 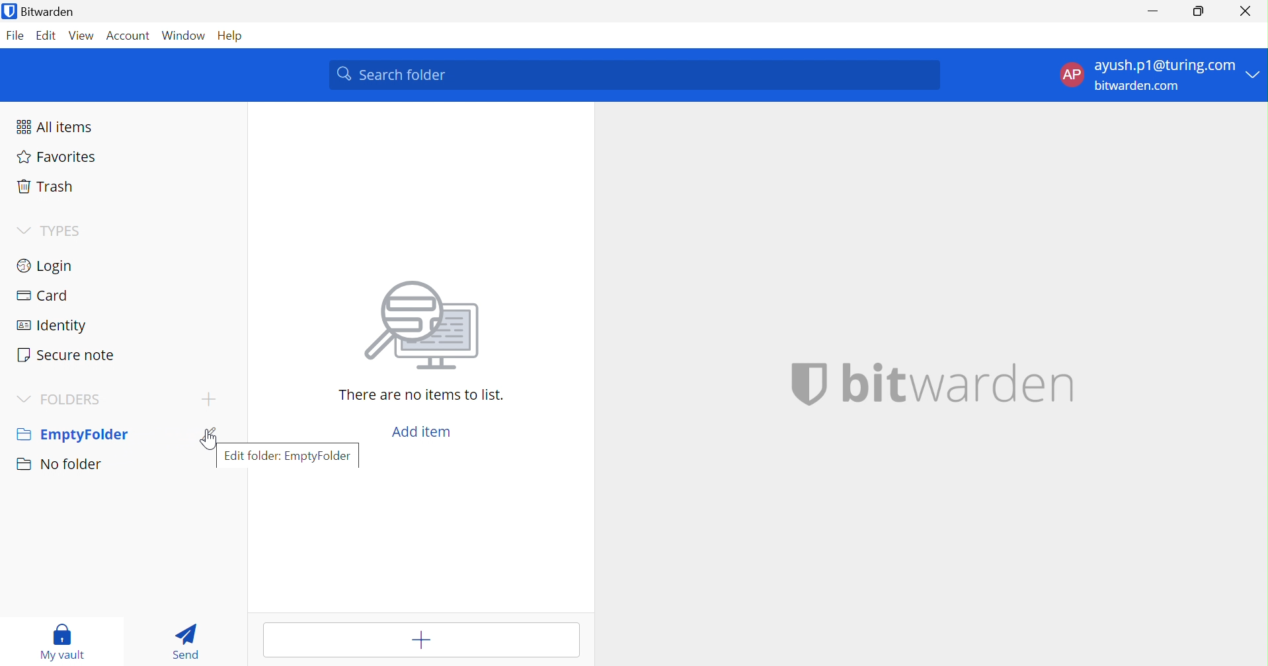 I want to click on Secure note, so click(x=65, y=355).